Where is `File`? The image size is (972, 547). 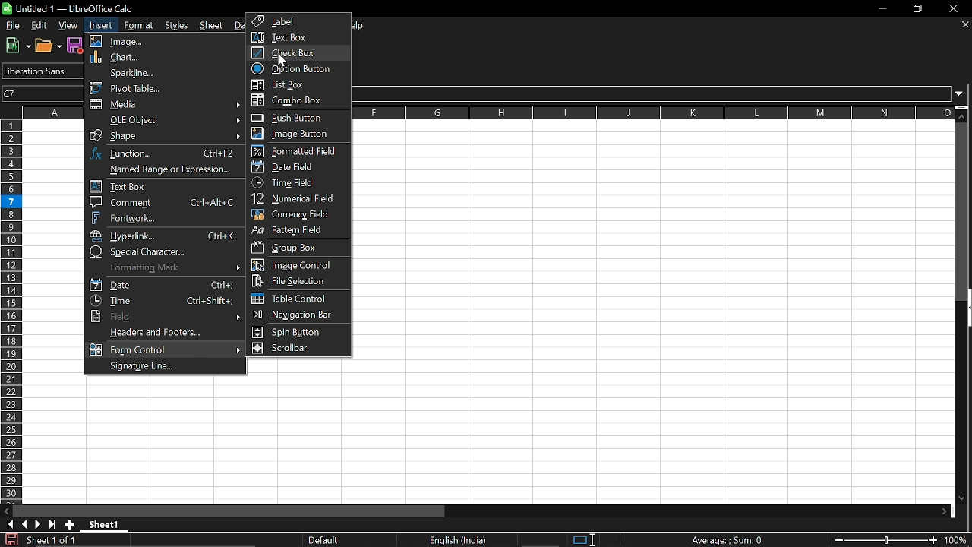
File is located at coordinates (12, 25).